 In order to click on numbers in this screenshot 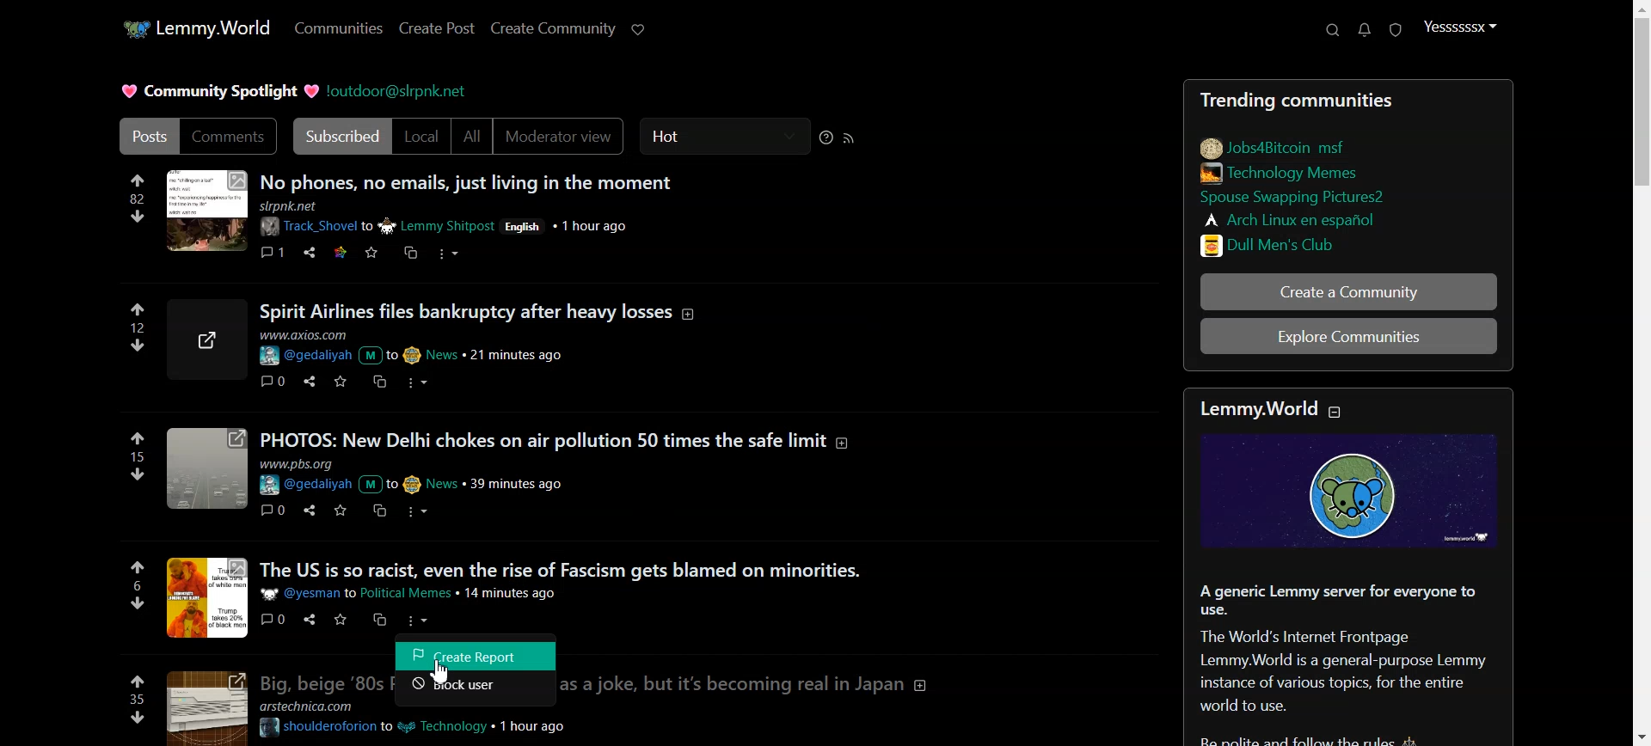, I will do `click(136, 585)`.